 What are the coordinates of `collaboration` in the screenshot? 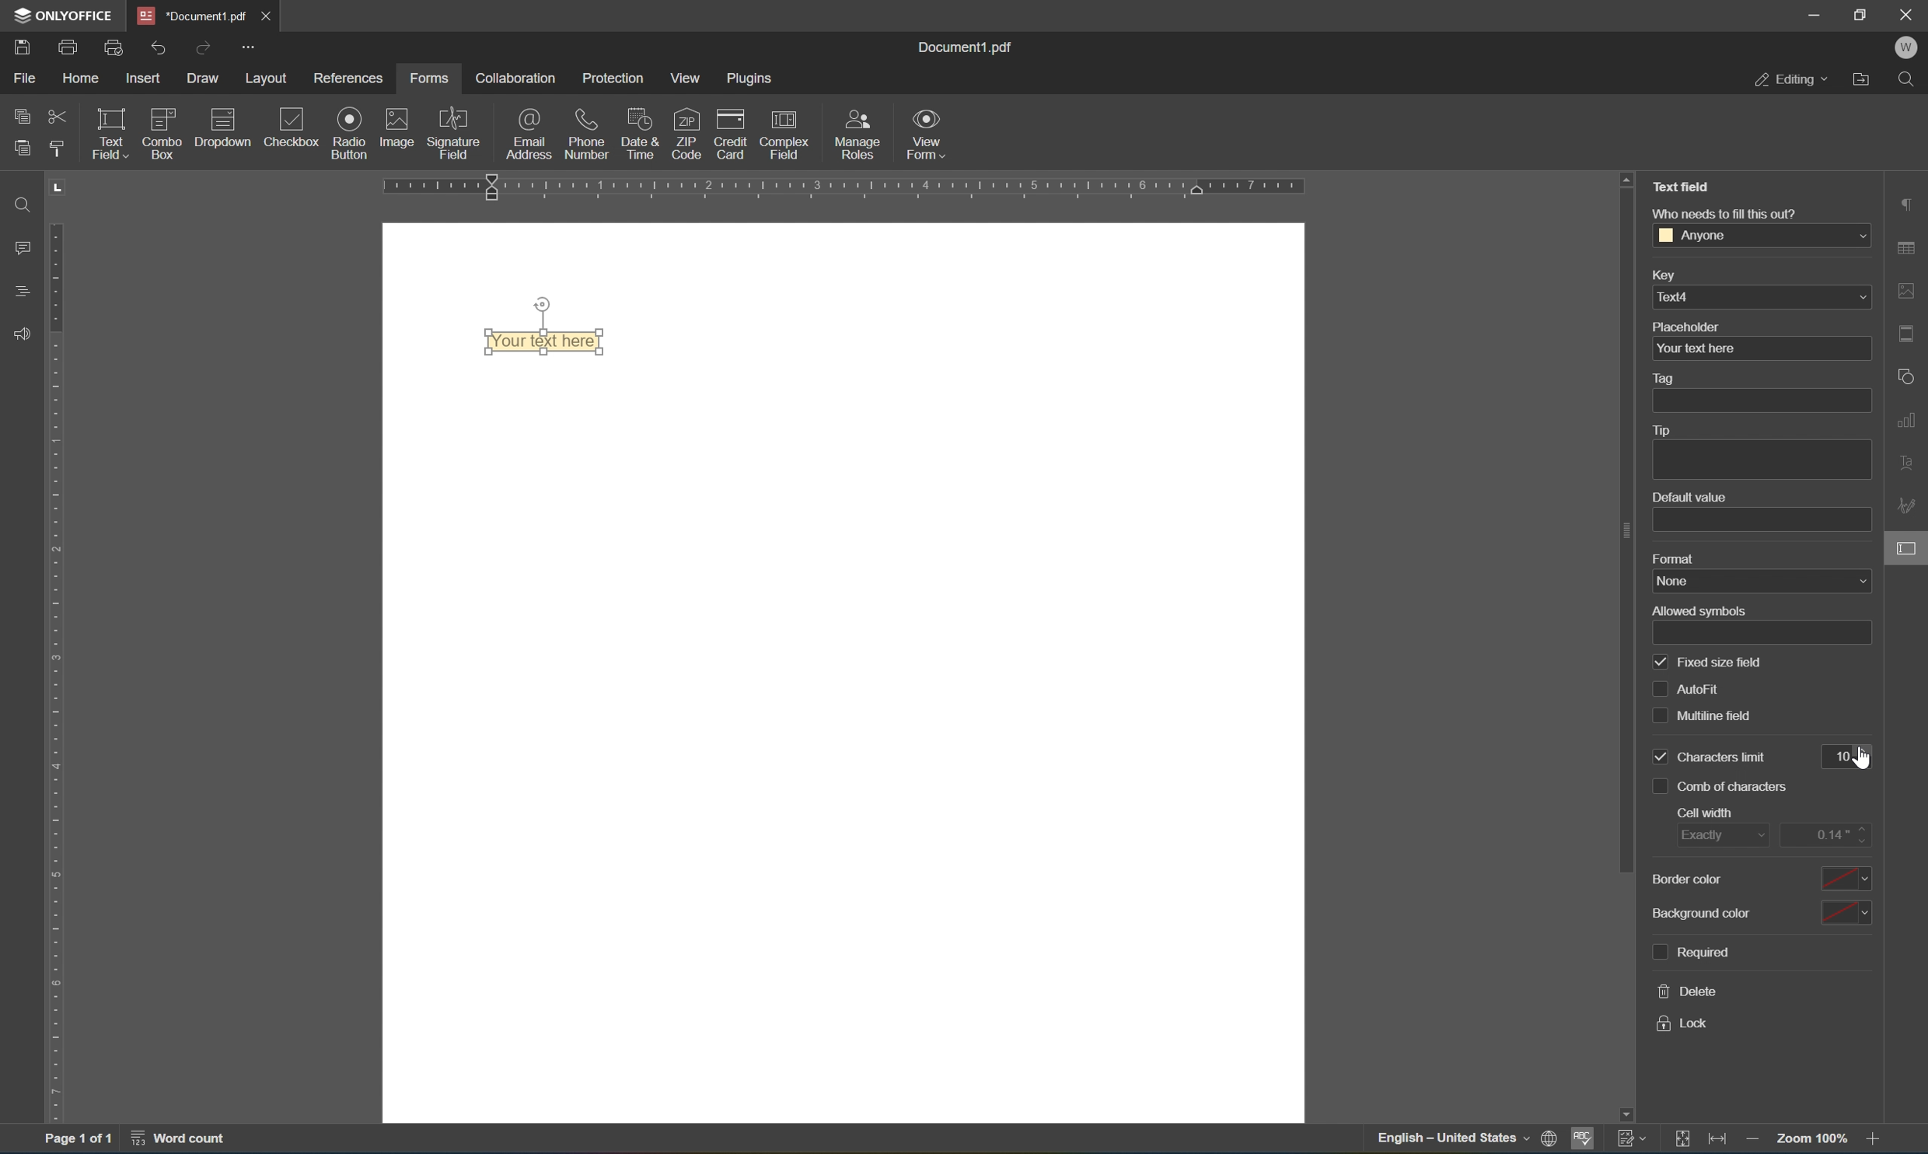 It's located at (518, 79).